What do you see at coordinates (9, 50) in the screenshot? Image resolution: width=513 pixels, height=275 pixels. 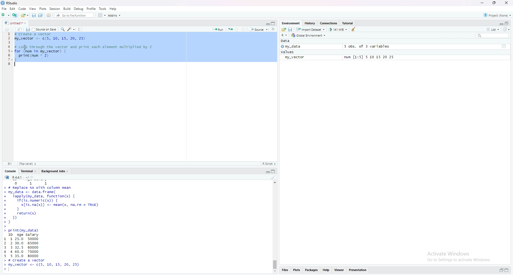 I see `line numbers` at bounding box center [9, 50].